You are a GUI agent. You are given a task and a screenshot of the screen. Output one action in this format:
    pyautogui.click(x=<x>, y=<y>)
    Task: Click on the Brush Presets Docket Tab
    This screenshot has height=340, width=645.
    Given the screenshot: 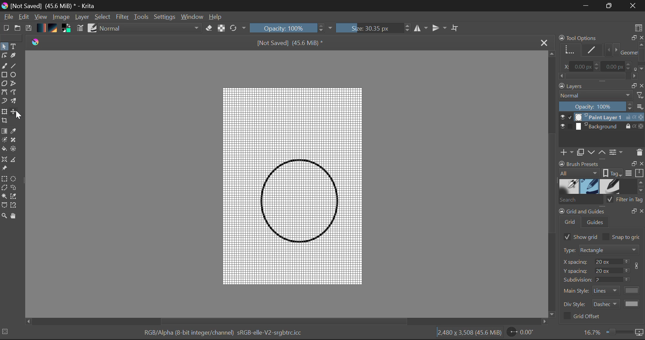 What is the action you would take?
    pyautogui.click(x=601, y=169)
    